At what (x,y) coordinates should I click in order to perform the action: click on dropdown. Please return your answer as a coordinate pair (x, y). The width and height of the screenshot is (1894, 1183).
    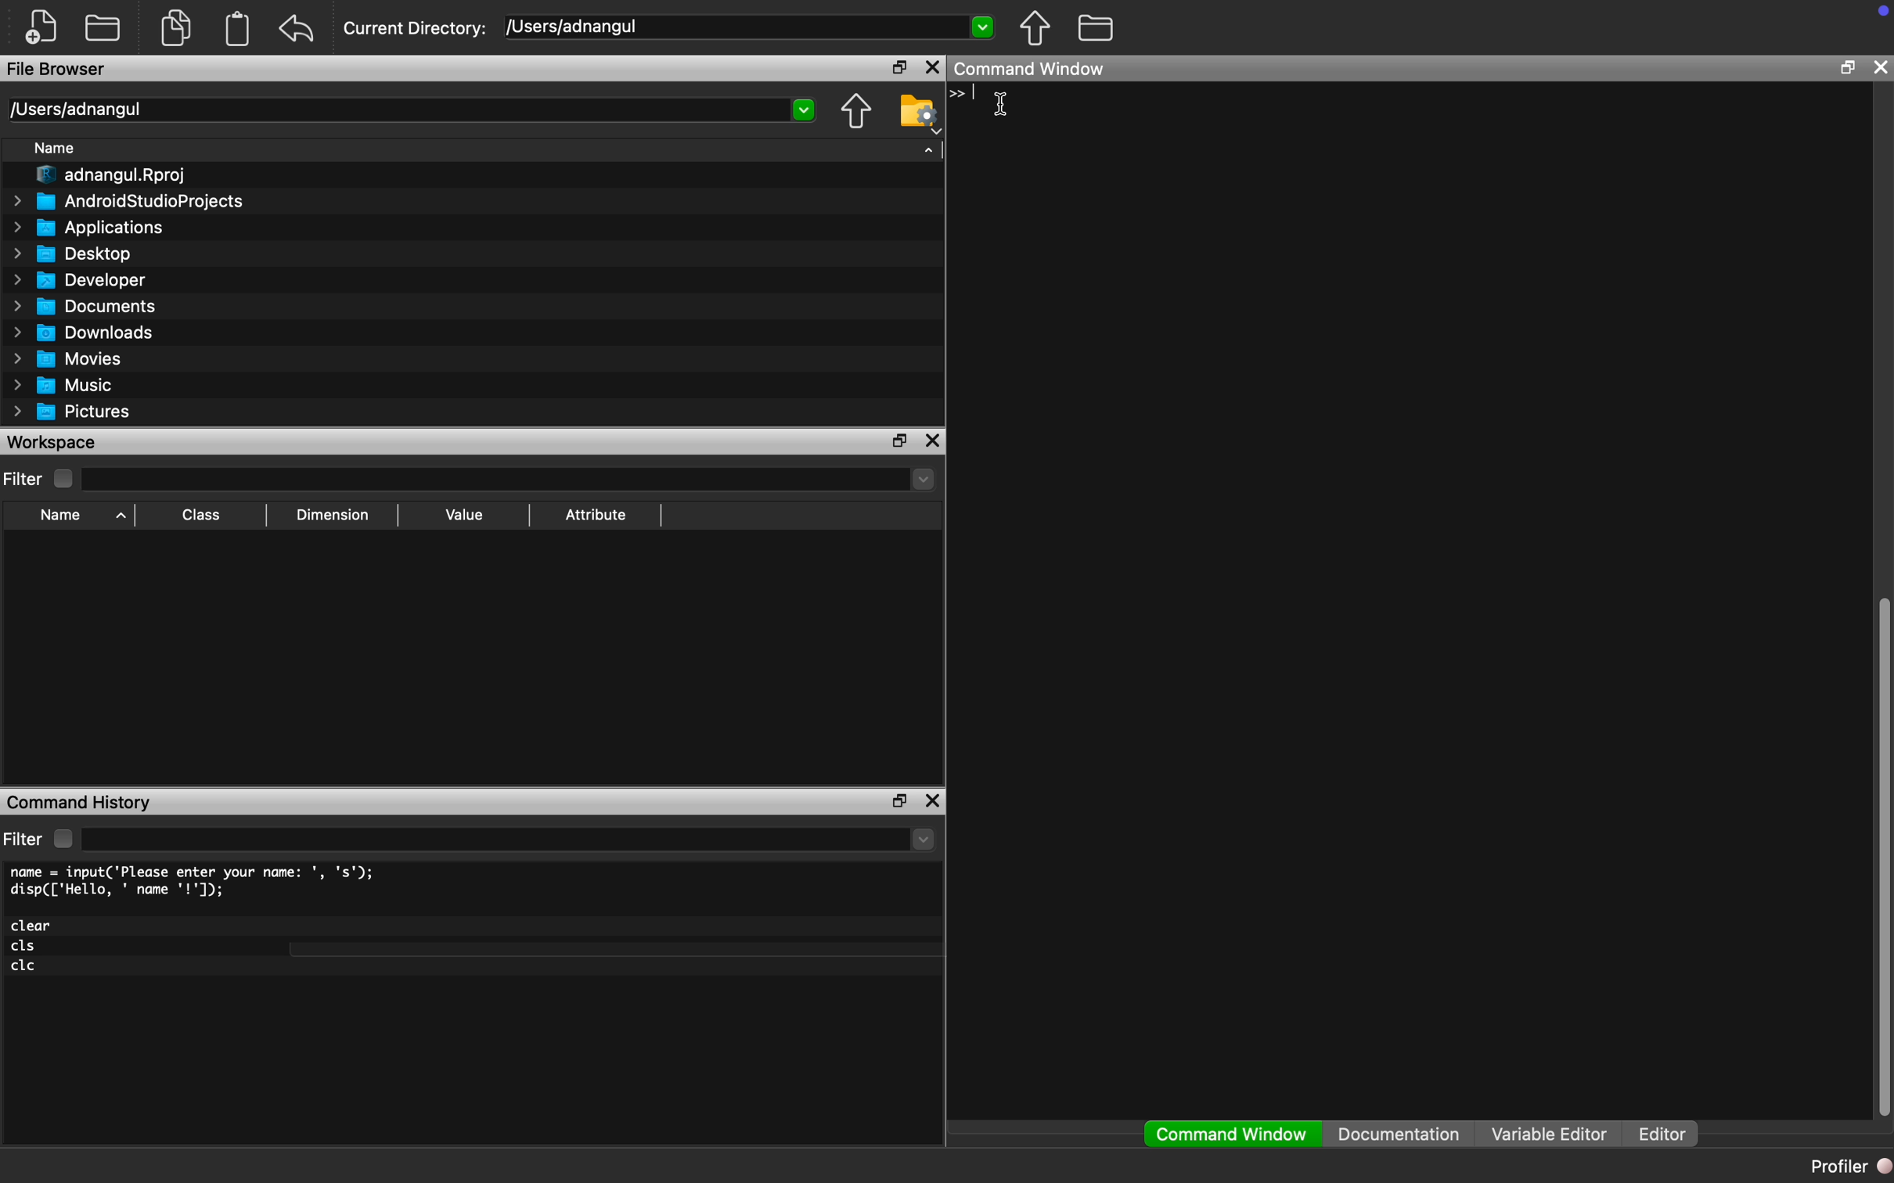
    Looking at the image, I should click on (805, 110).